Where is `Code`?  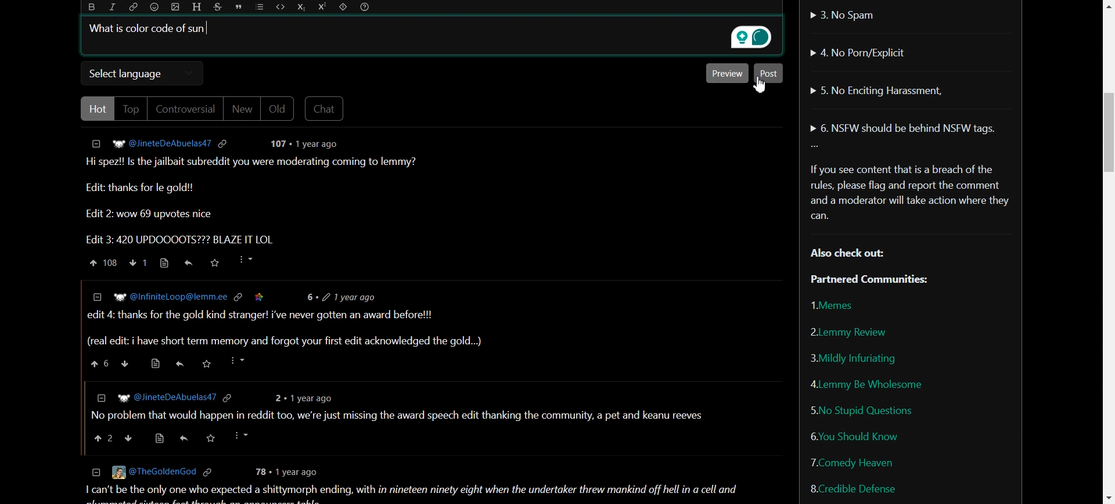
Code is located at coordinates (281, 7).